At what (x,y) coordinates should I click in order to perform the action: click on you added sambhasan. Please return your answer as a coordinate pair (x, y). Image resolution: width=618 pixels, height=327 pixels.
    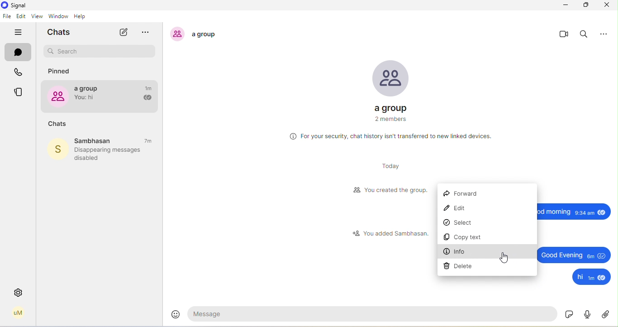
    Looking at the image, I should click on (390, 233).